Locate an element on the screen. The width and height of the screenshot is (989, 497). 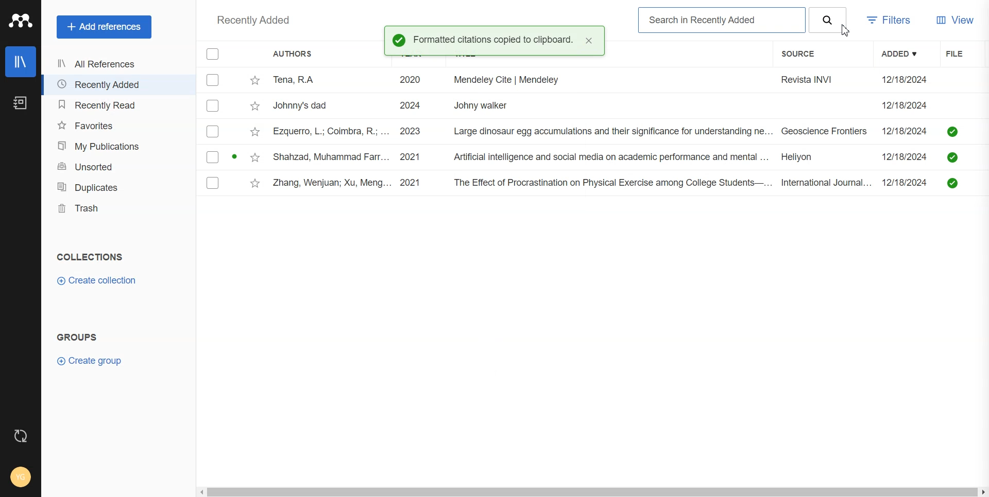
COLLECTIONS is located at coordinates (91, 257).